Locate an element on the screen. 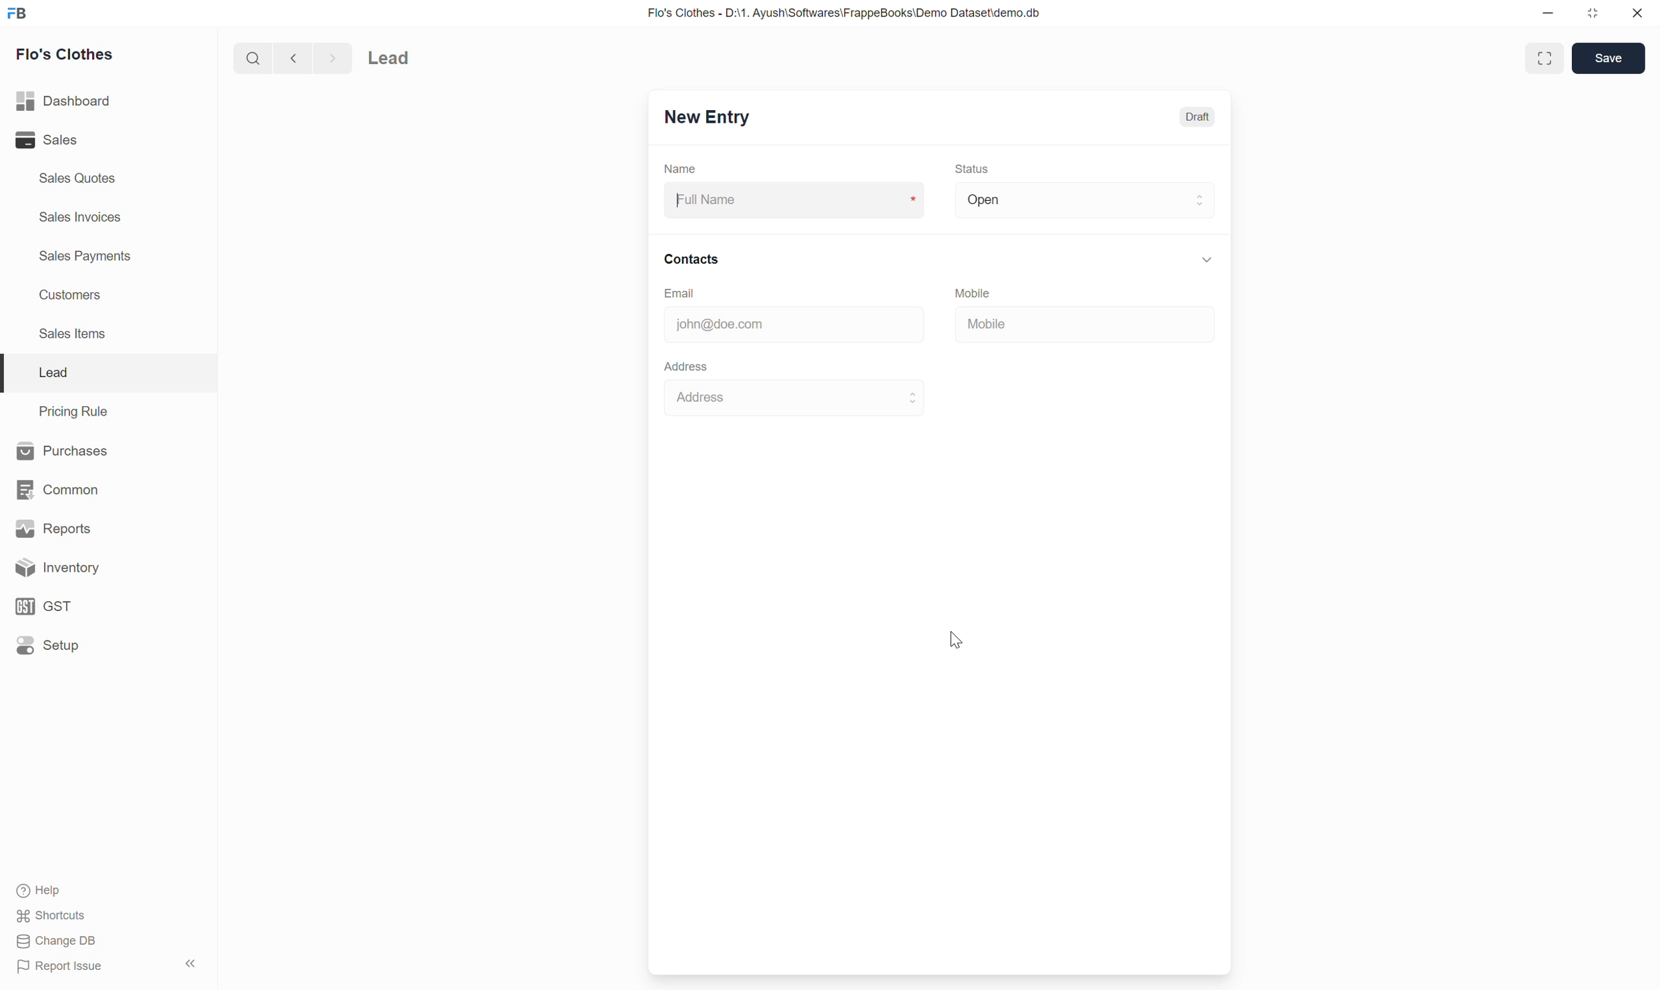  Open is located at coordinates (1085, 199).